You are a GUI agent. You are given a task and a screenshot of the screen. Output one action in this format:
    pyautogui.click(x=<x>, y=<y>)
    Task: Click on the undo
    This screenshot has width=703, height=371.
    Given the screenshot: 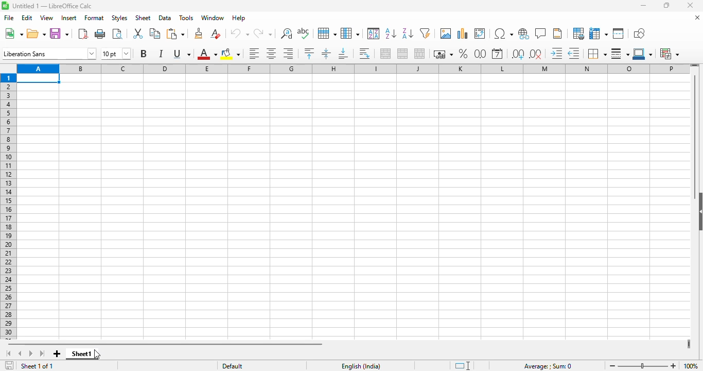 What is the action you would take?
    pyautogui.click(x=238, y=33)
    